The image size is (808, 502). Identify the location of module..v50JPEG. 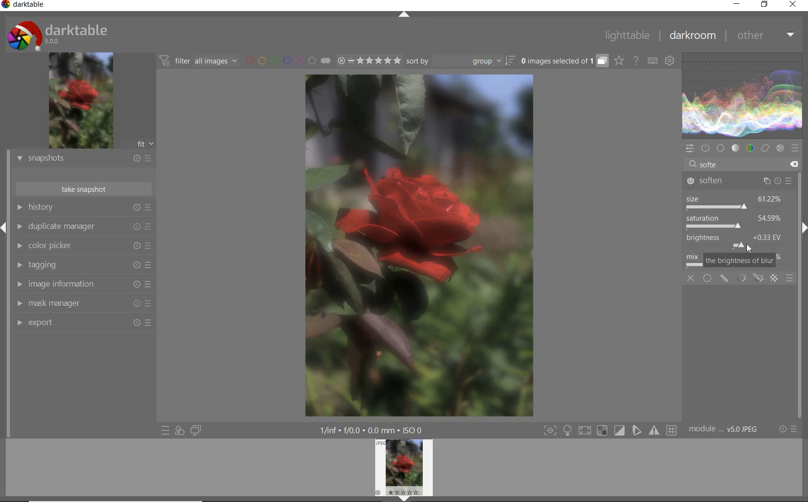
(727, 429).